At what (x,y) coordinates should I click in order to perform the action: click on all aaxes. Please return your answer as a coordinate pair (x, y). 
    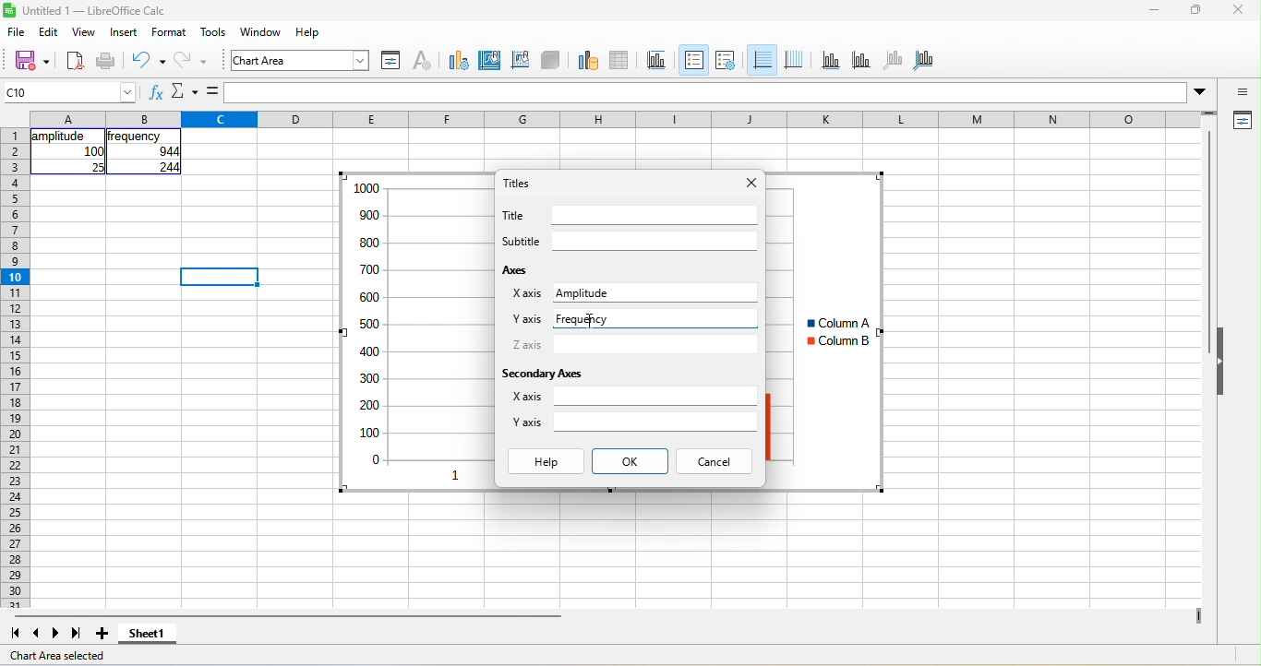
    Looking at the image, I should click on (923, 61).